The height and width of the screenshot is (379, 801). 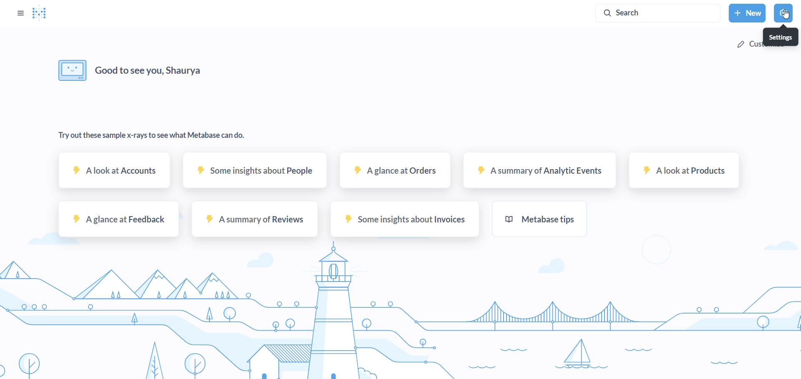 I want to click on A look at products sample, so click(x=686, y=173).